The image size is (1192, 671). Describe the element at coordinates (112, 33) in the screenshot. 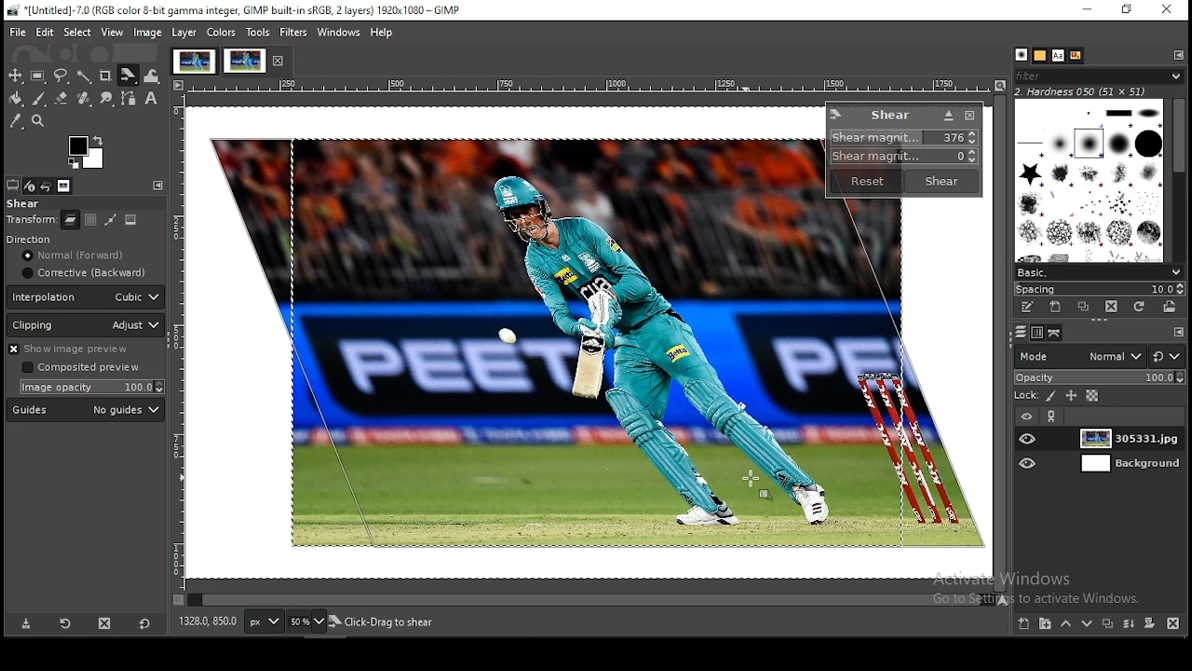

I see `view` at that location.